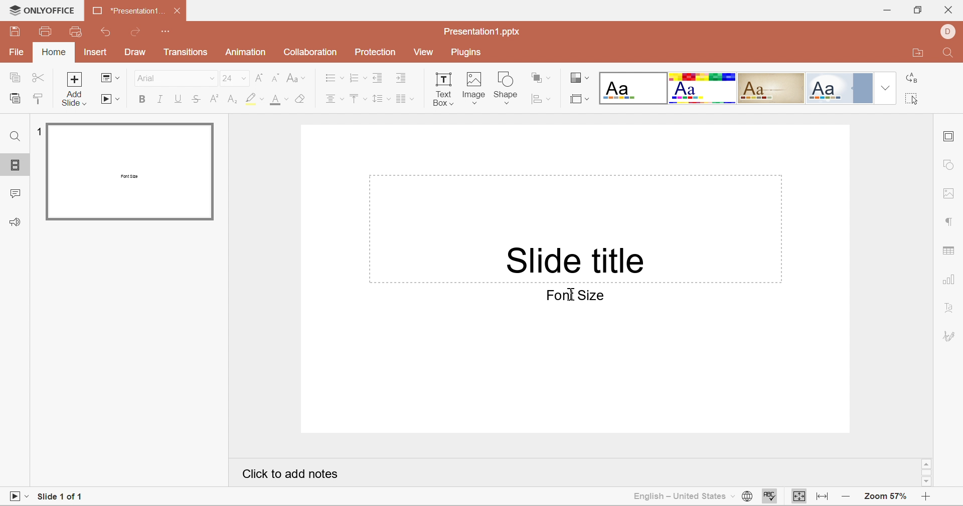 This screenshot has width=963, height=506. What do you see at coordinates (540, 100) in the screenshot?
I see `Align shape` at bounding box center [540, 100].